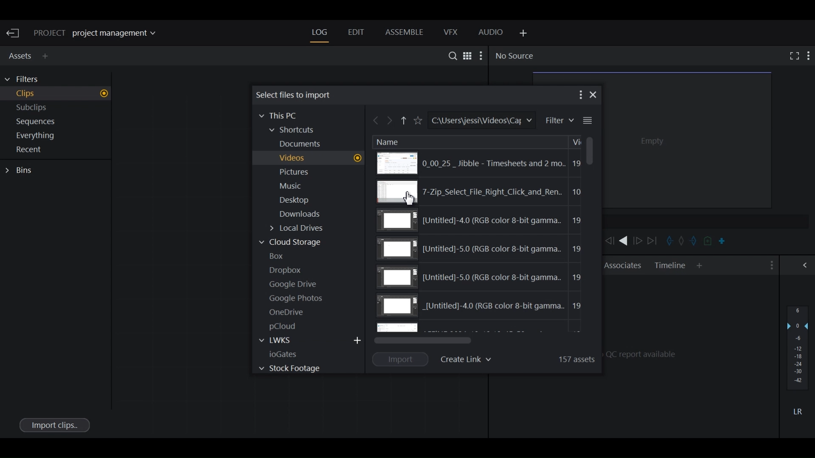  Describe the element at coordinates (401, 359) in the screenshot. I see `Import` at that location.